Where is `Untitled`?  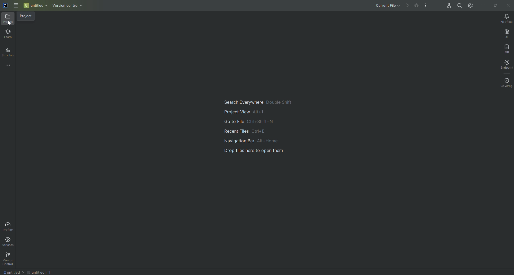 Untitled is located at coordinates (13, 272).